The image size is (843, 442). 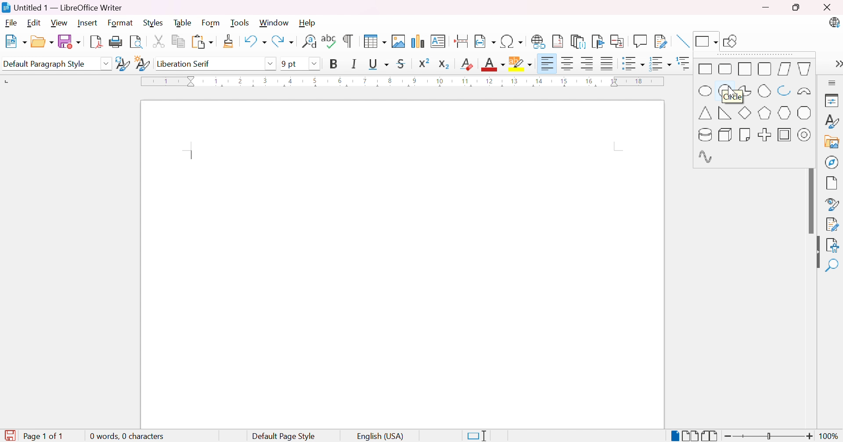 What do you see at coordinates (598, 41) in the screenshot?
I see `Insert bookmark` at bounding box center [598, 41].